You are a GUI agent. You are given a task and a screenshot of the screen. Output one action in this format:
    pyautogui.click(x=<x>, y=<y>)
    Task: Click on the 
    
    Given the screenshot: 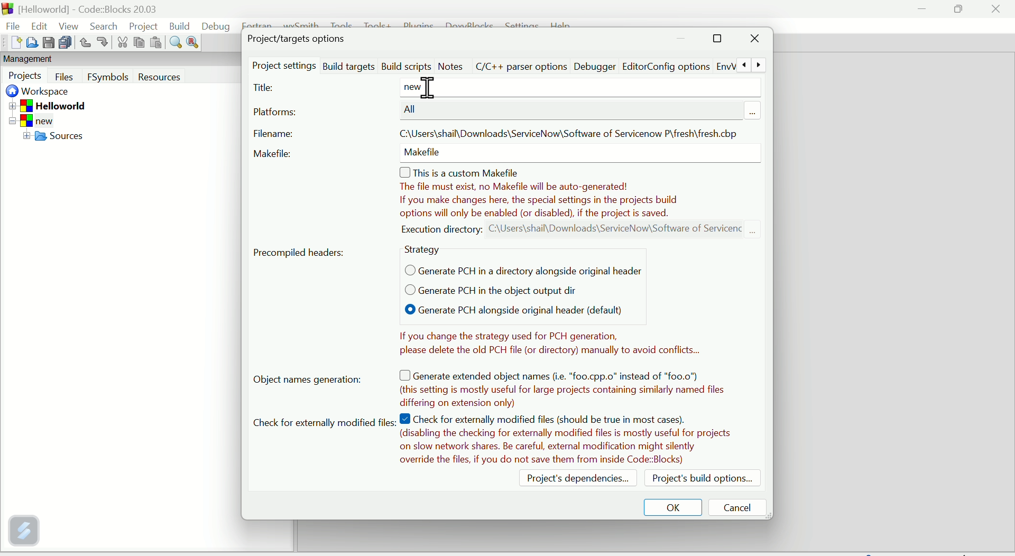 What is the action you would take?
    pyautogui.click(x=66, y=77)
    